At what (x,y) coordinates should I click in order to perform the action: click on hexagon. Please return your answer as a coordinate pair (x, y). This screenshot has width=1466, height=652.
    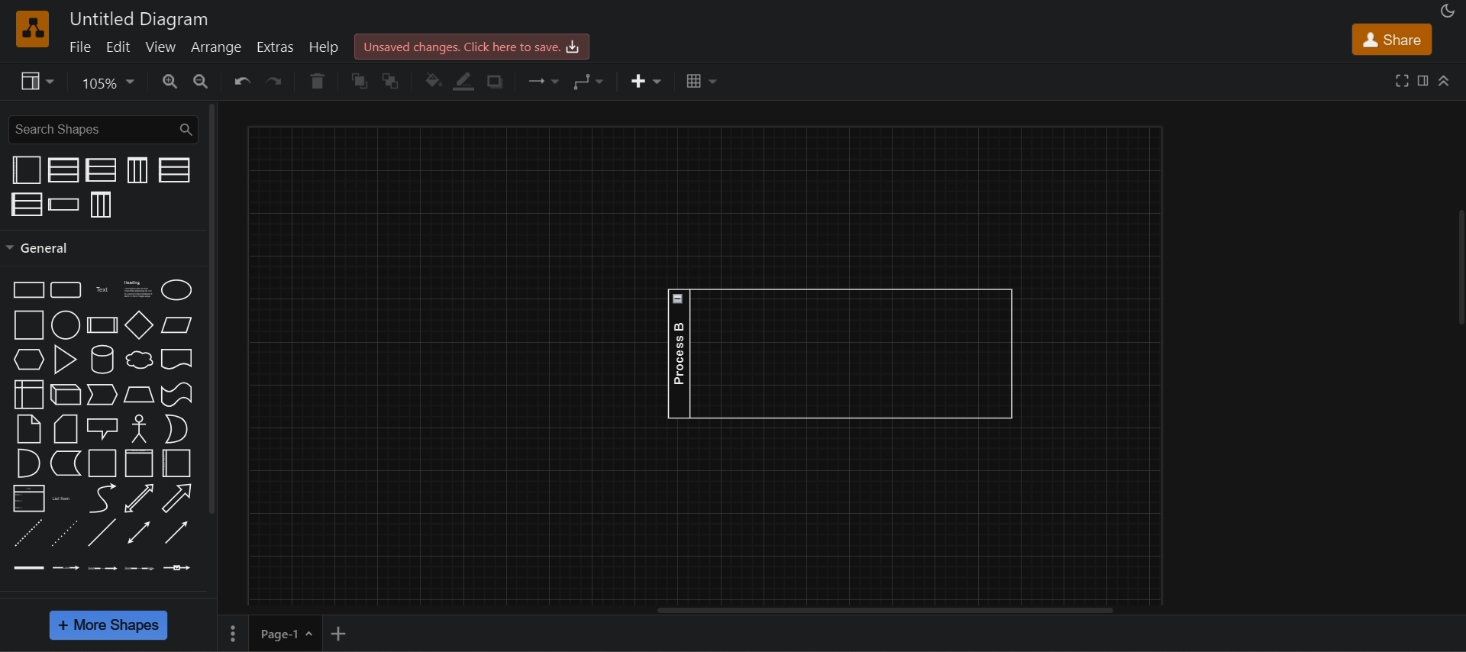
    Looking at the image, I should click on (29, 360).